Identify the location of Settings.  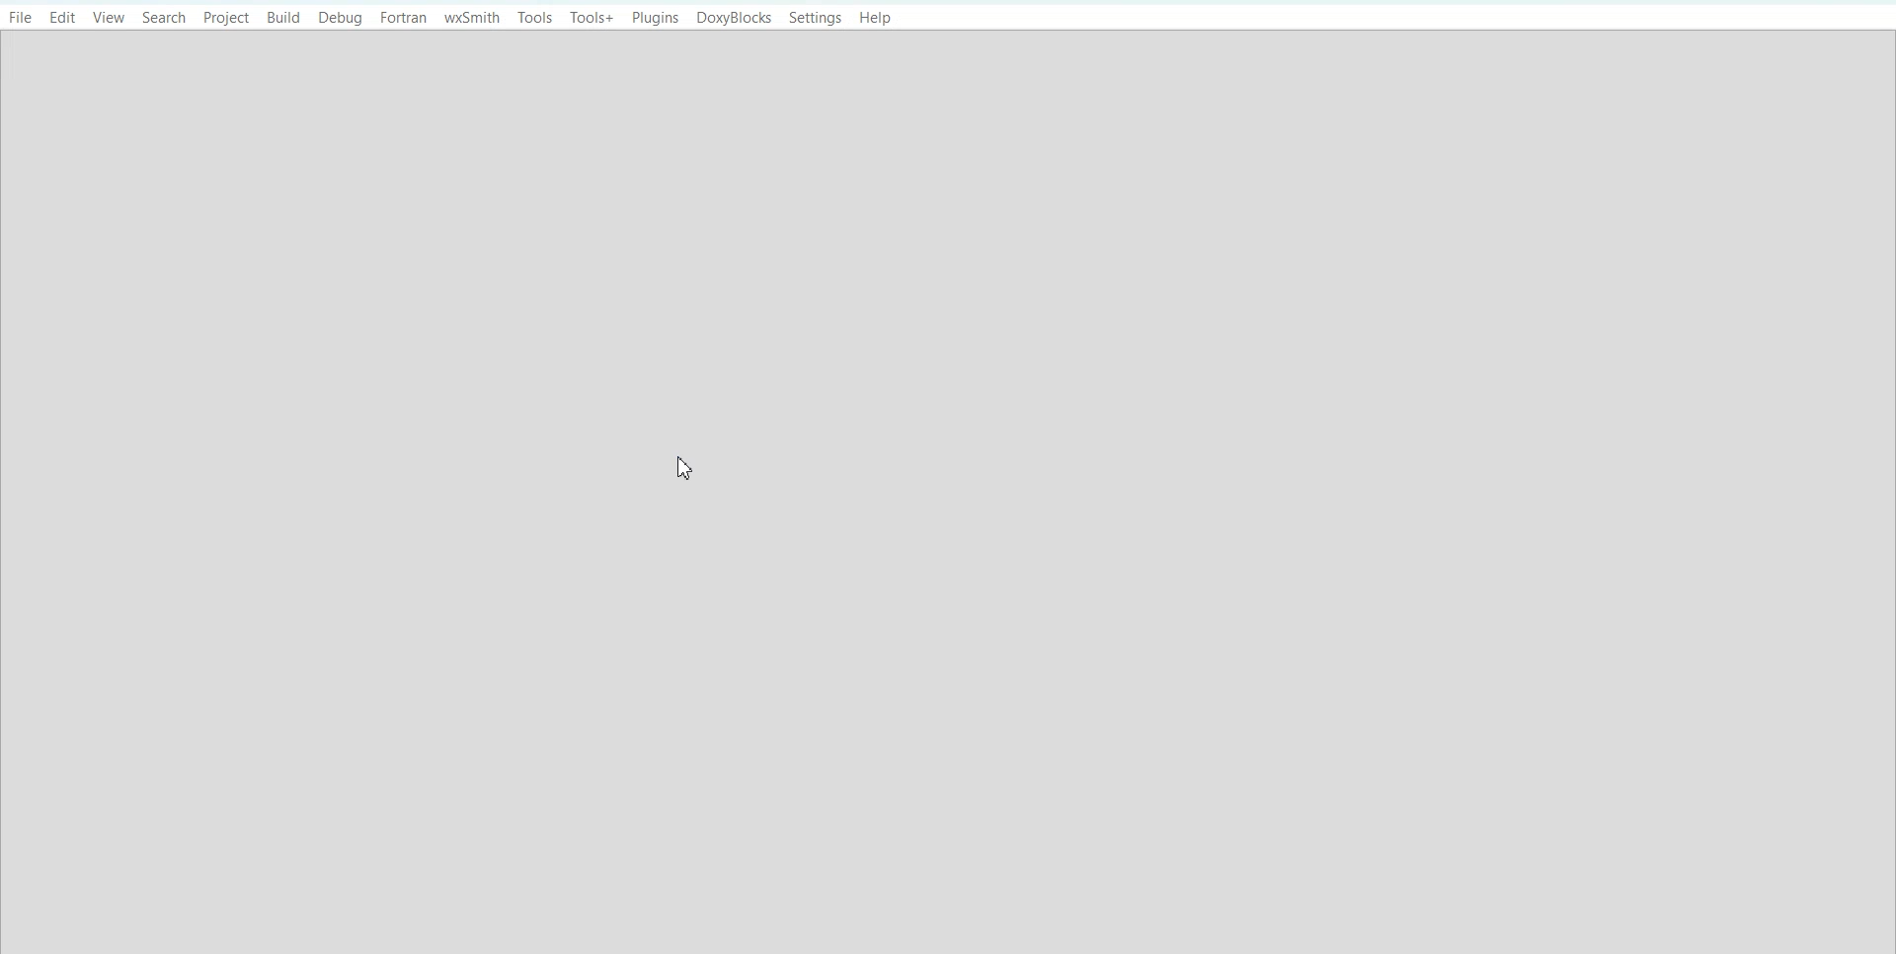
(816, 18).